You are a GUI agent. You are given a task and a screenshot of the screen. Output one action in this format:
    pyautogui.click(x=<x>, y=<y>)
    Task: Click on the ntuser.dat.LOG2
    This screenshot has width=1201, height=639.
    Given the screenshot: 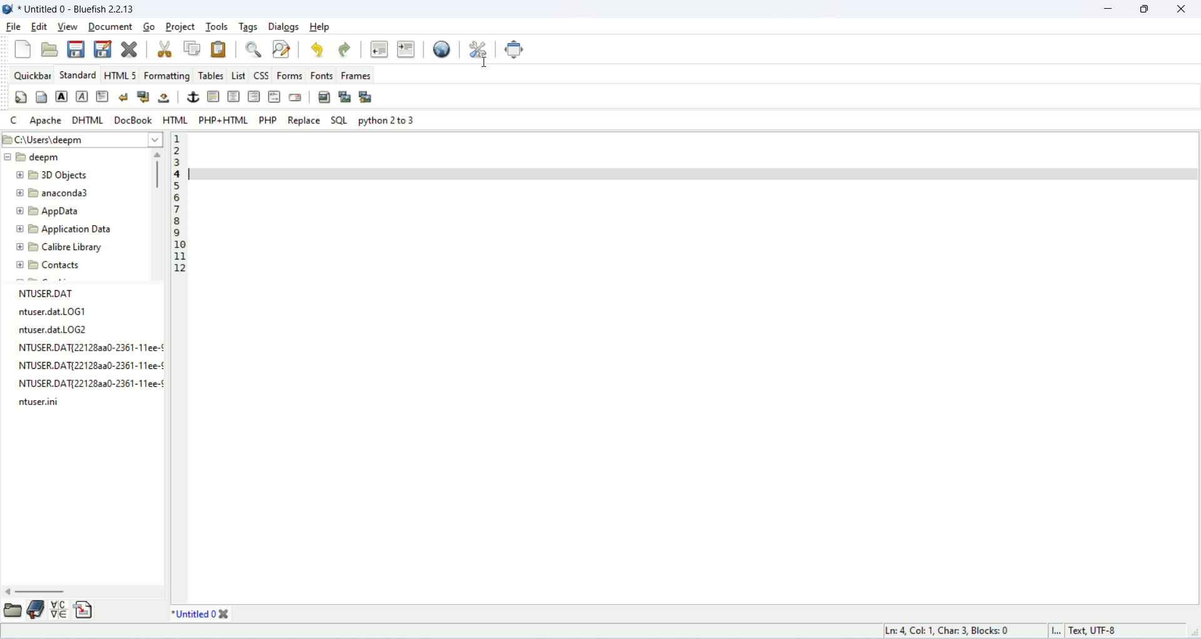 What is the action you would take?
    pyautogui.click(x=55, y=330)
    